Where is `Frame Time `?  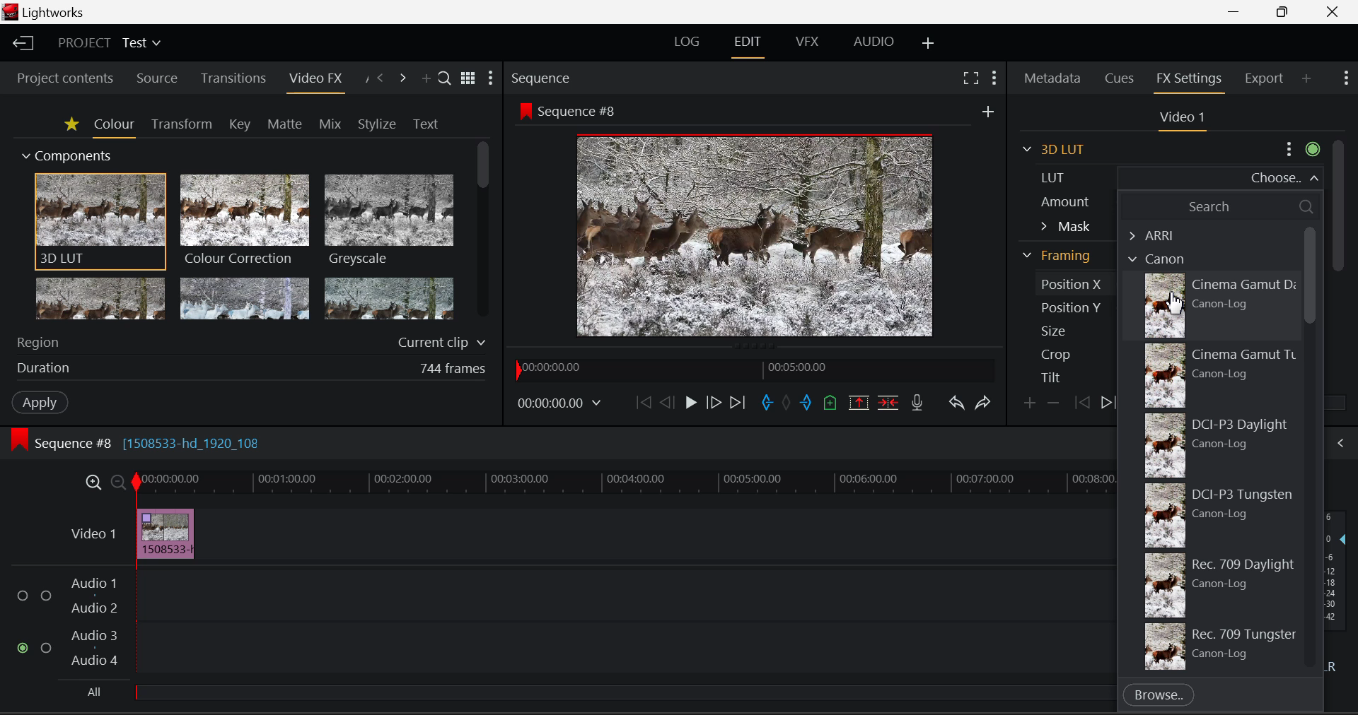
Frame Time  is located at coordinates (559, 406).